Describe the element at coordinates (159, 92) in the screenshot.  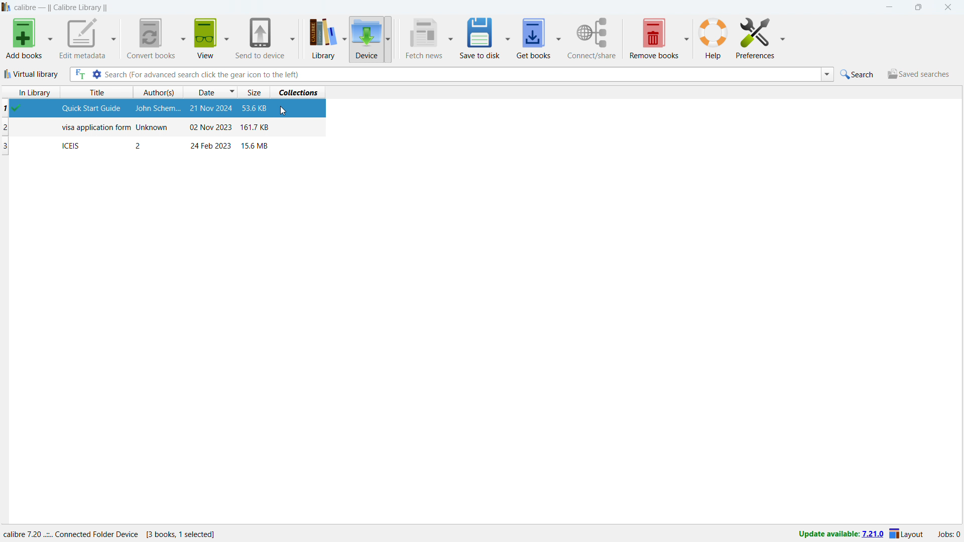
I see `sort by authors` at that location.